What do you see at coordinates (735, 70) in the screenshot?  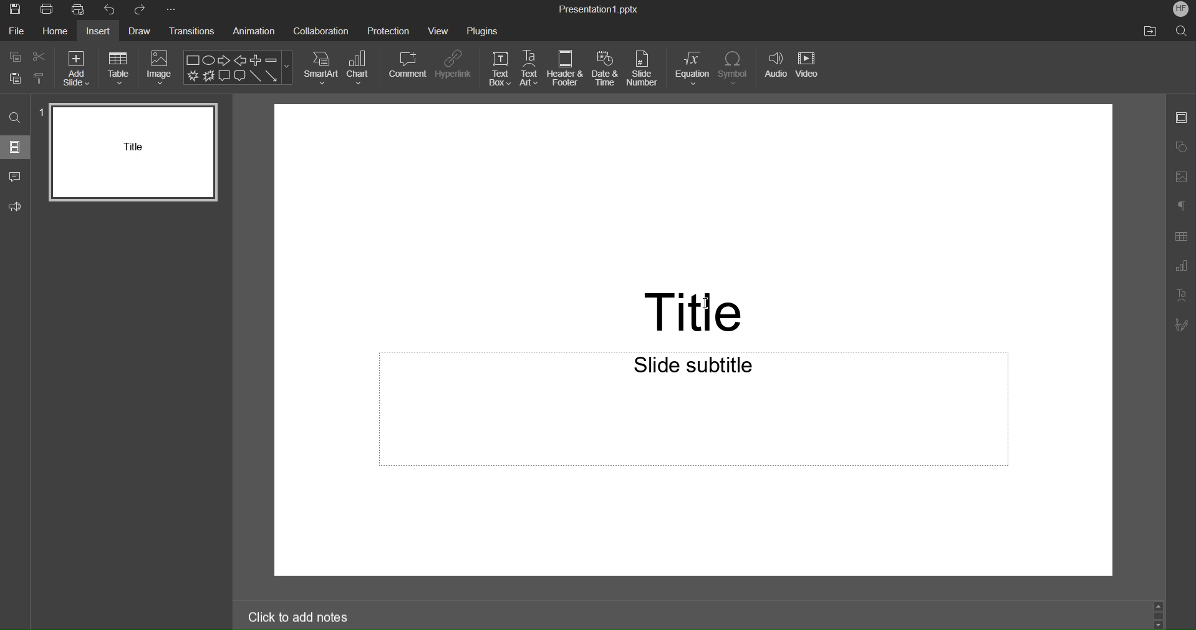 I see `Symbol` at bounding box center [735, 70].